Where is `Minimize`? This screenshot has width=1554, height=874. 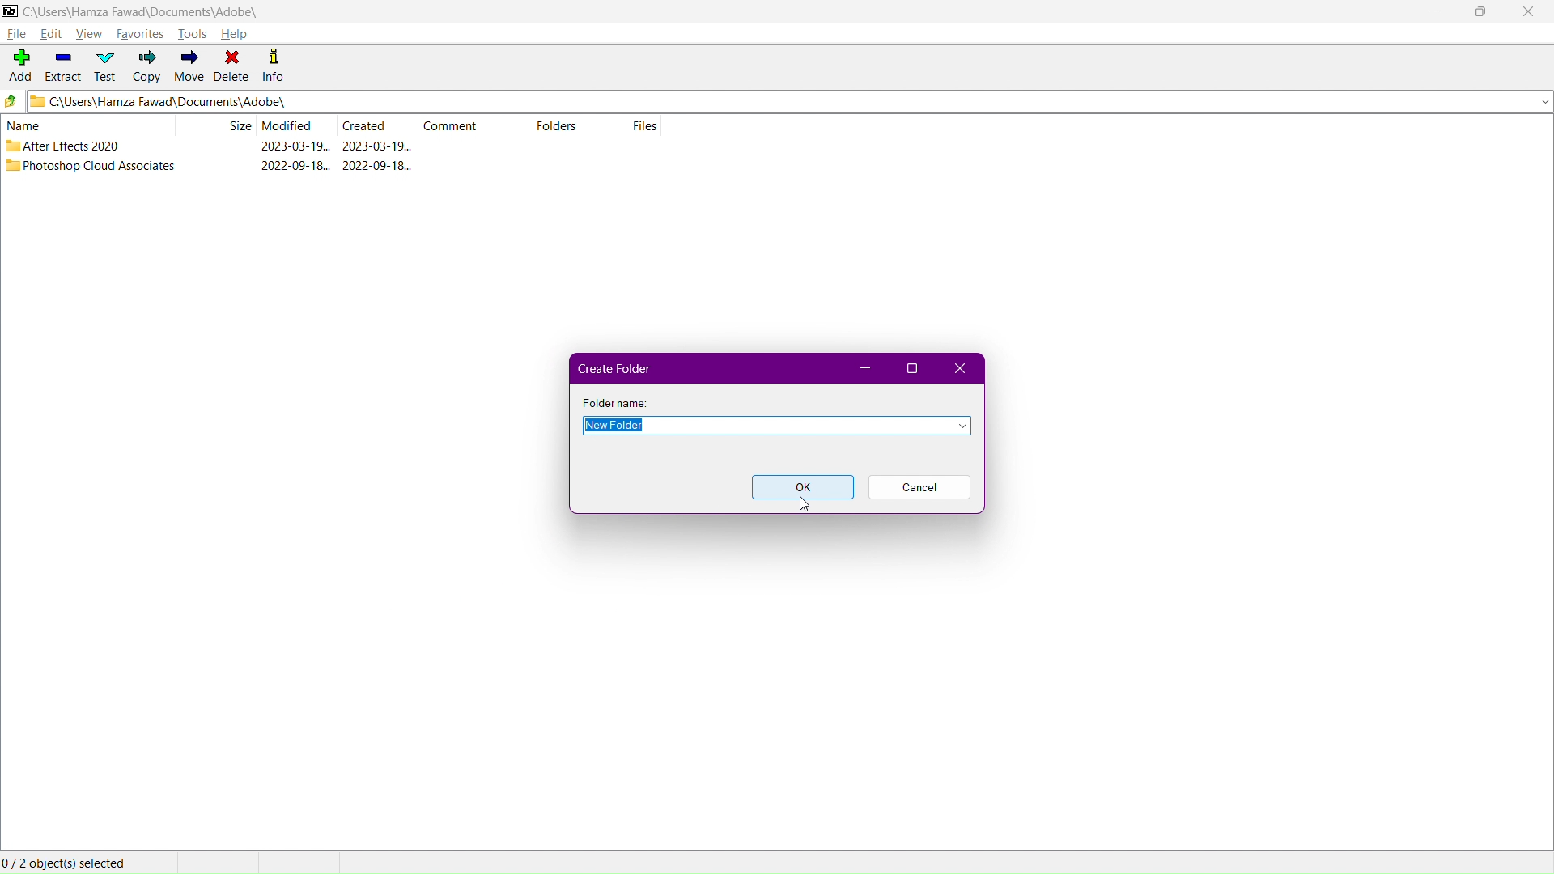 Minimize is located at coordinates (860, 368).